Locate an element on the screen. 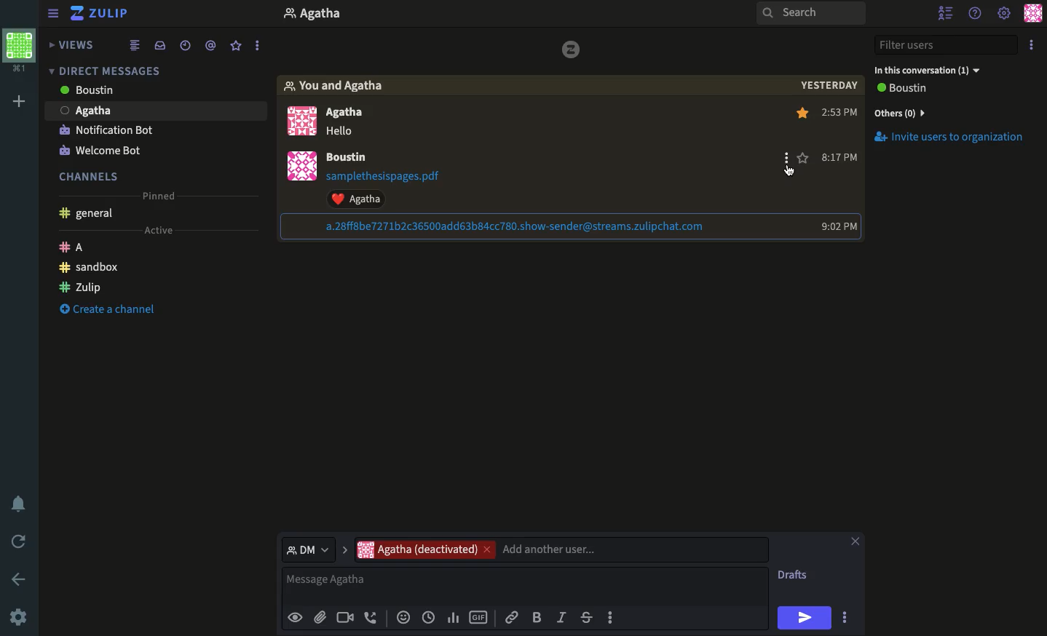 This screenshot has height=636, width=1047. Italics is located at coordinates (561, 616).